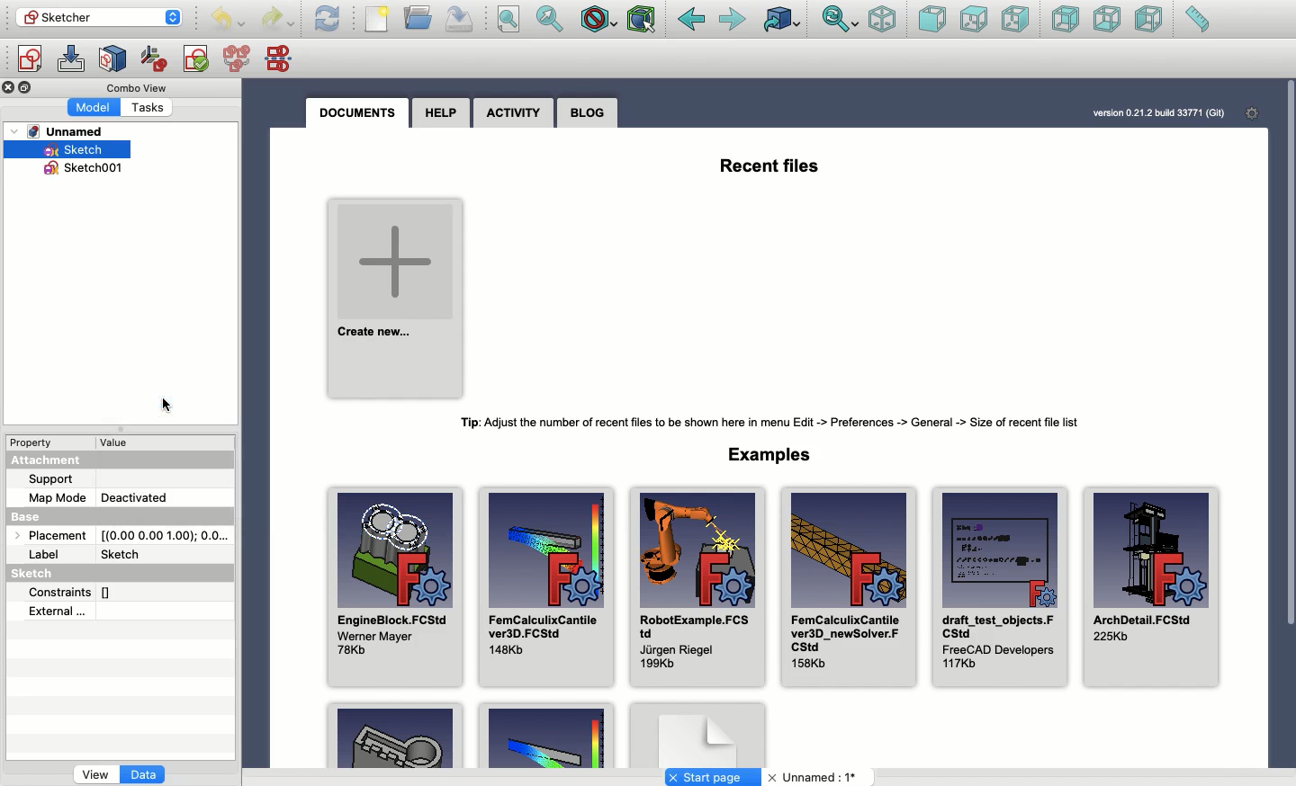 The width and height of the screenshot is (1296, 786). I want to click on Scroll, so click(1288, 405).